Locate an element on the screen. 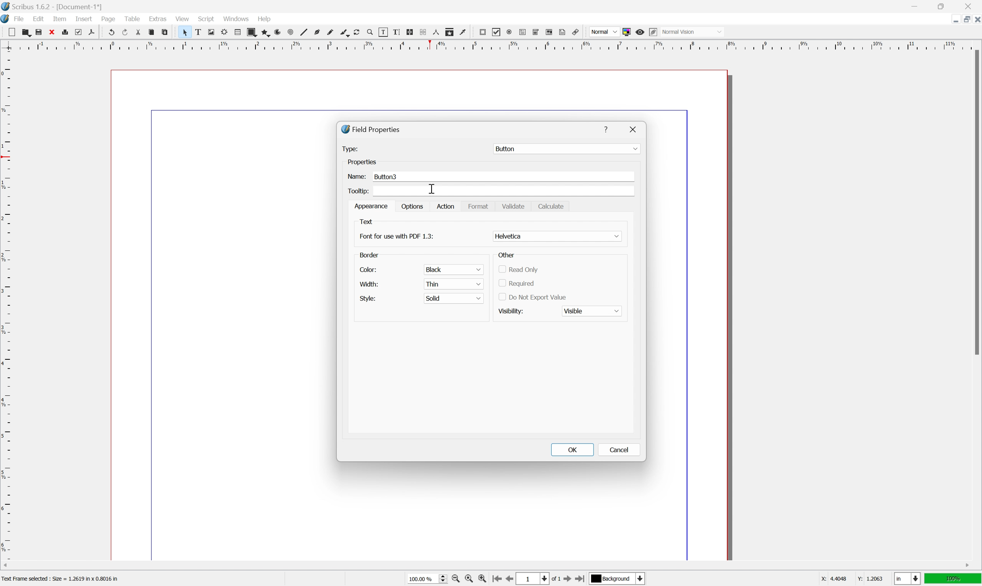 This screenshot has width=982, height=586. 100.00% is located at coordinates (427, 580).